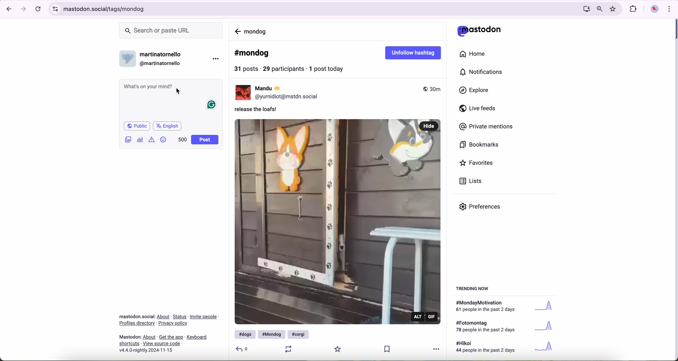  What do you see at coordinates (171, 338) in the screenshot?
I see `link` at bounding box center [171, 338].